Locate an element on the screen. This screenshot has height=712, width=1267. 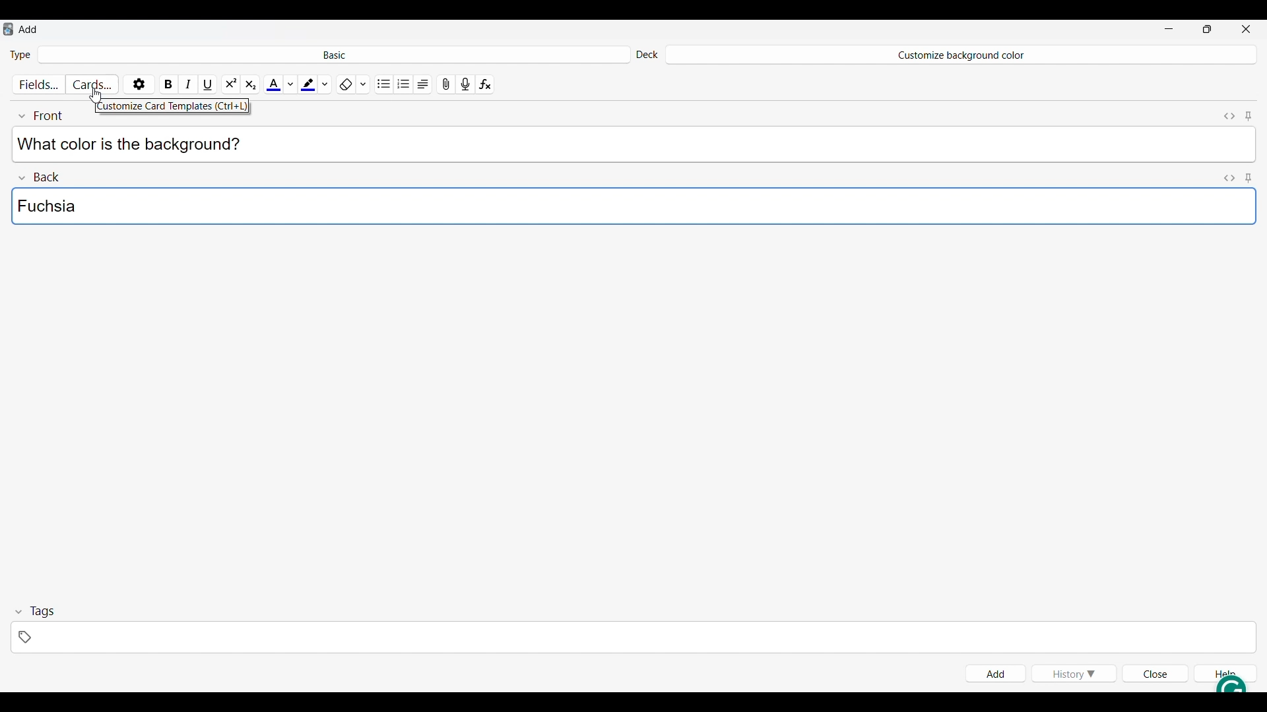
Cursor clicking on Cards is located at coordinates (94, 96).